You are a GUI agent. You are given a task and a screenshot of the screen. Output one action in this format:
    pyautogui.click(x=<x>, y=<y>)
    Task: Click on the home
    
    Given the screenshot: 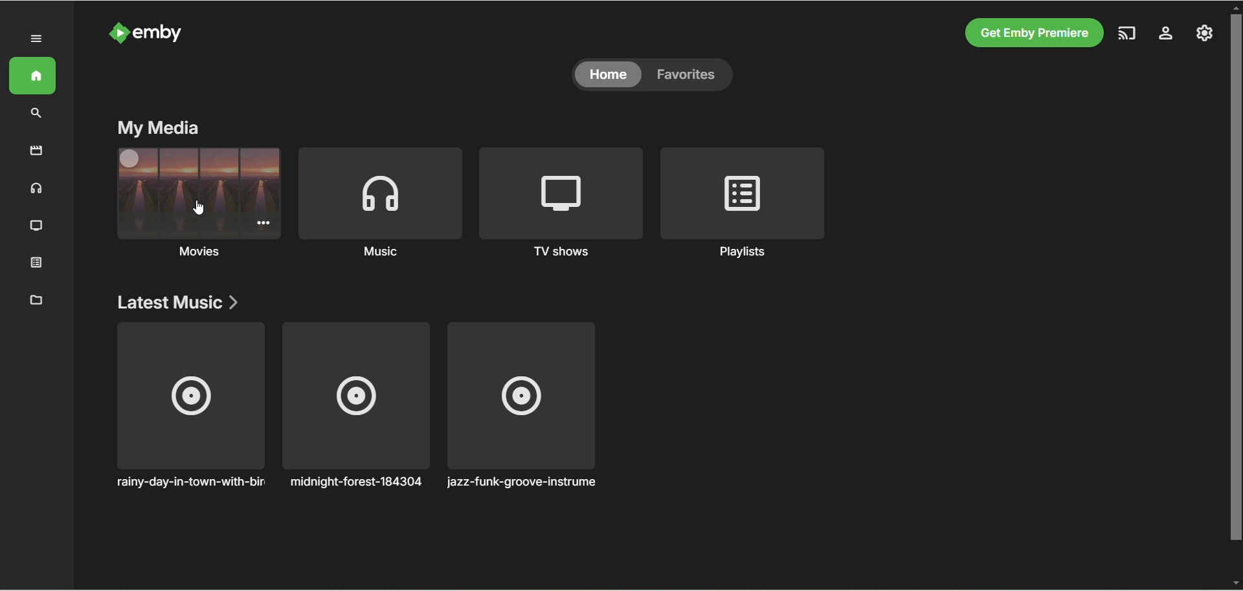 What is the action you would take?
    pyautogui.click(x=608, y=75)
    